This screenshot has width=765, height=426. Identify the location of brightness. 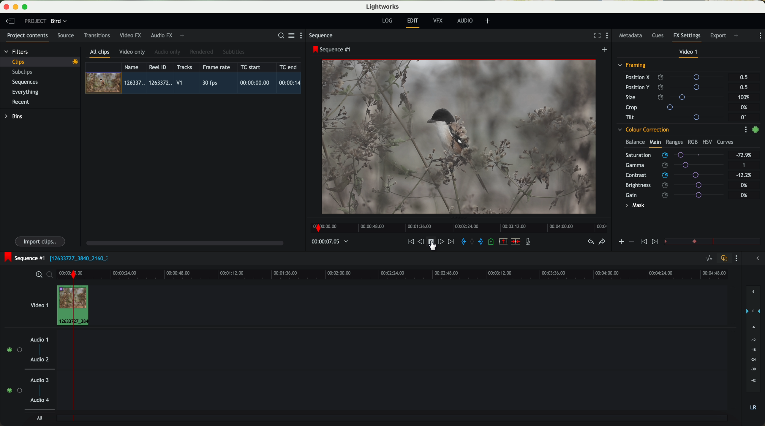
(679, 185).